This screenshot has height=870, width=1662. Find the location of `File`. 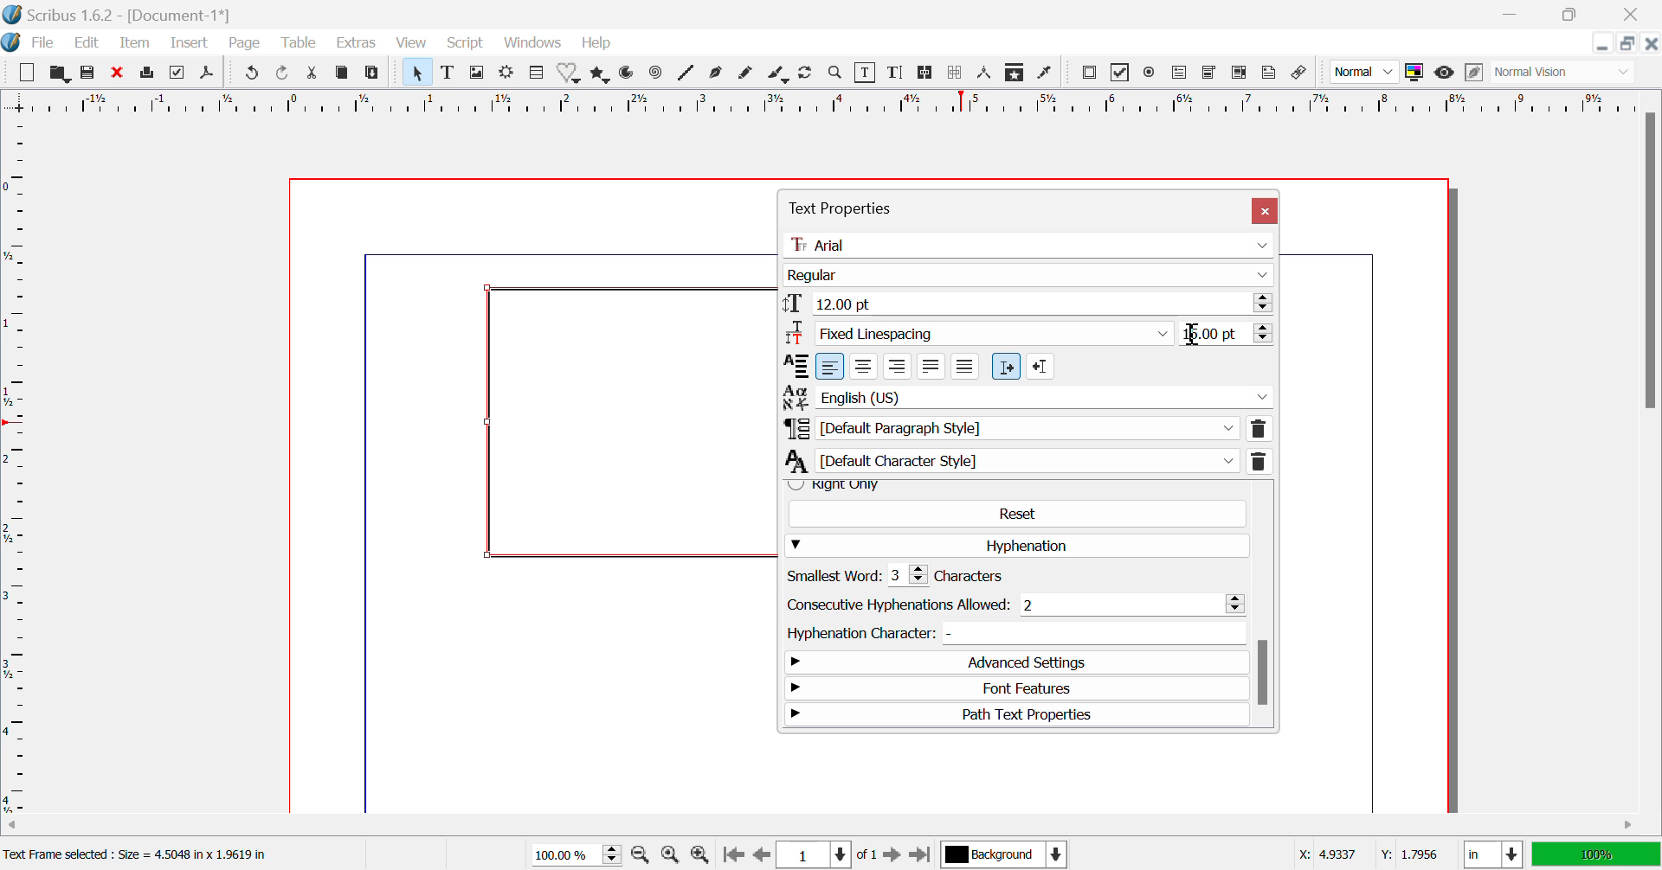

File is located at coordinates (42, 43).